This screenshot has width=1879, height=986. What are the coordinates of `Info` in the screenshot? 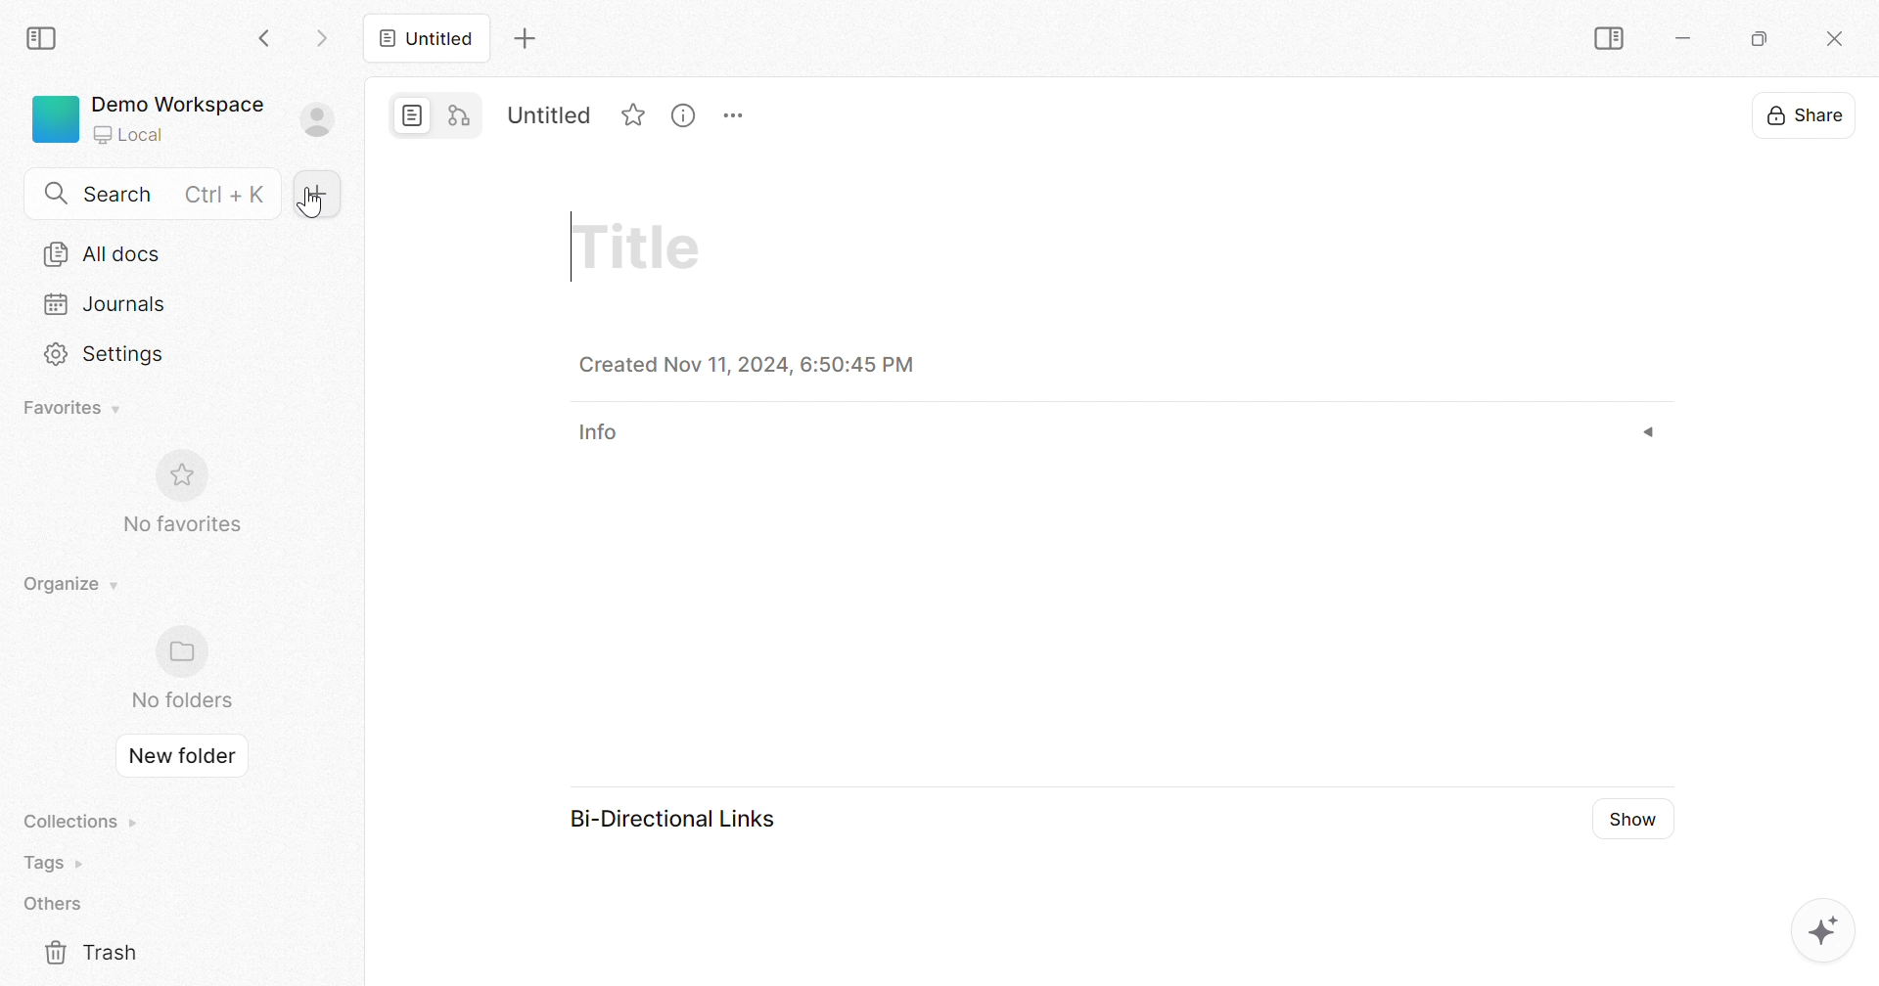 It's located at (608, 430).